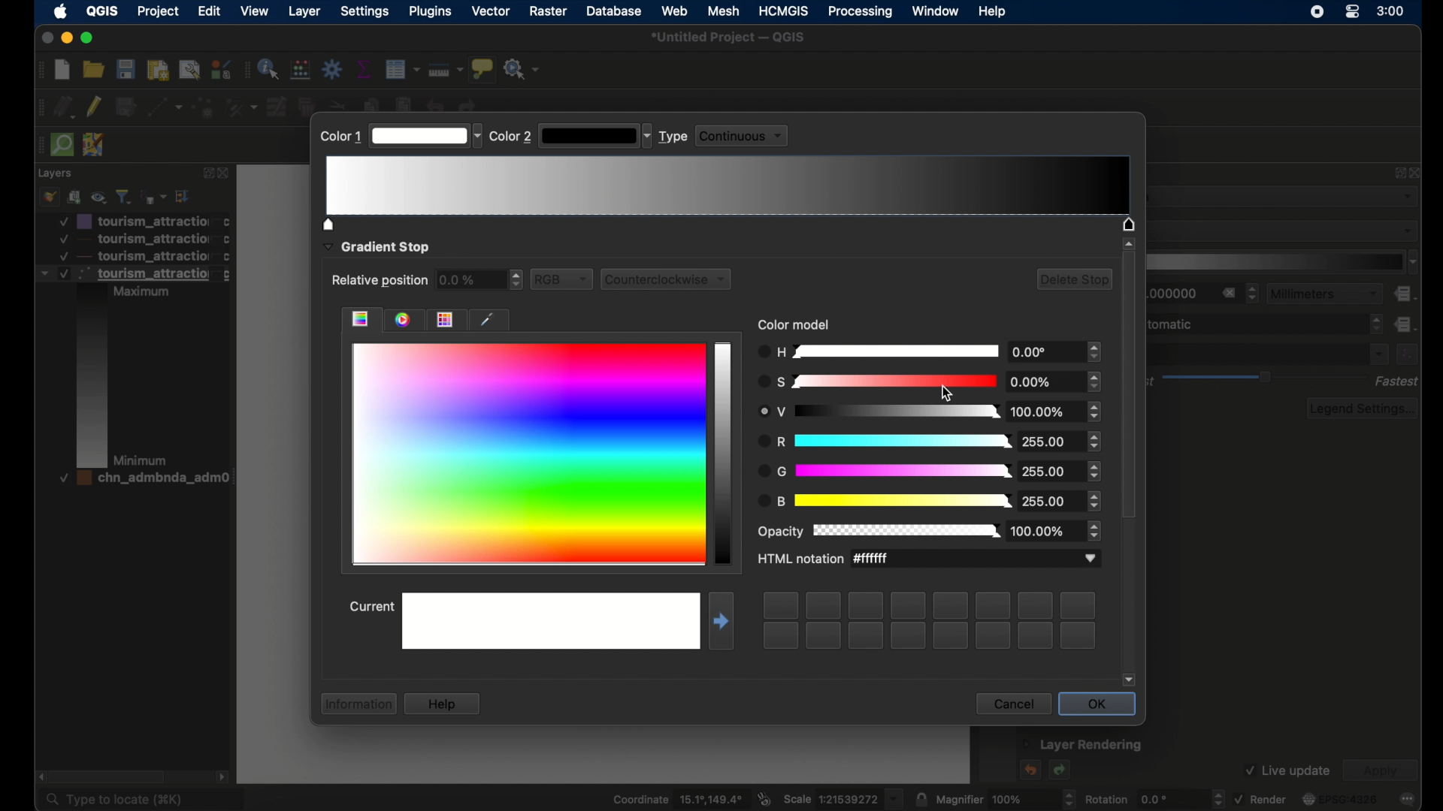 Image resolution: width=1443 pixels, height=811 pixels. I want to click on apply, so click(1385, 771).